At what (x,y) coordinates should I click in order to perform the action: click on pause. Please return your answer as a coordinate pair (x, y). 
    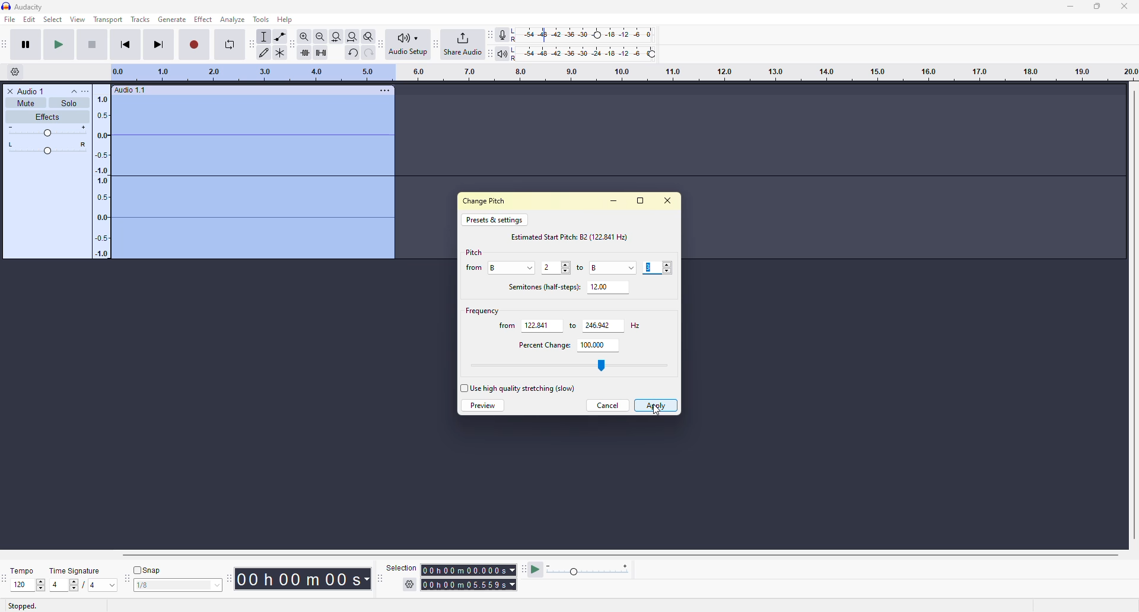
    Looking at the image, I should click on (26, 44).